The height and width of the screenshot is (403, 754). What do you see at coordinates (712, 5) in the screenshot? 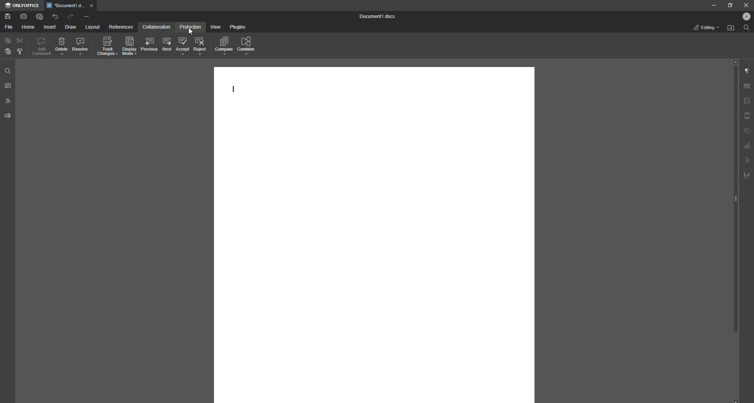
I see `Minimize` at bounding box center [712, 5].